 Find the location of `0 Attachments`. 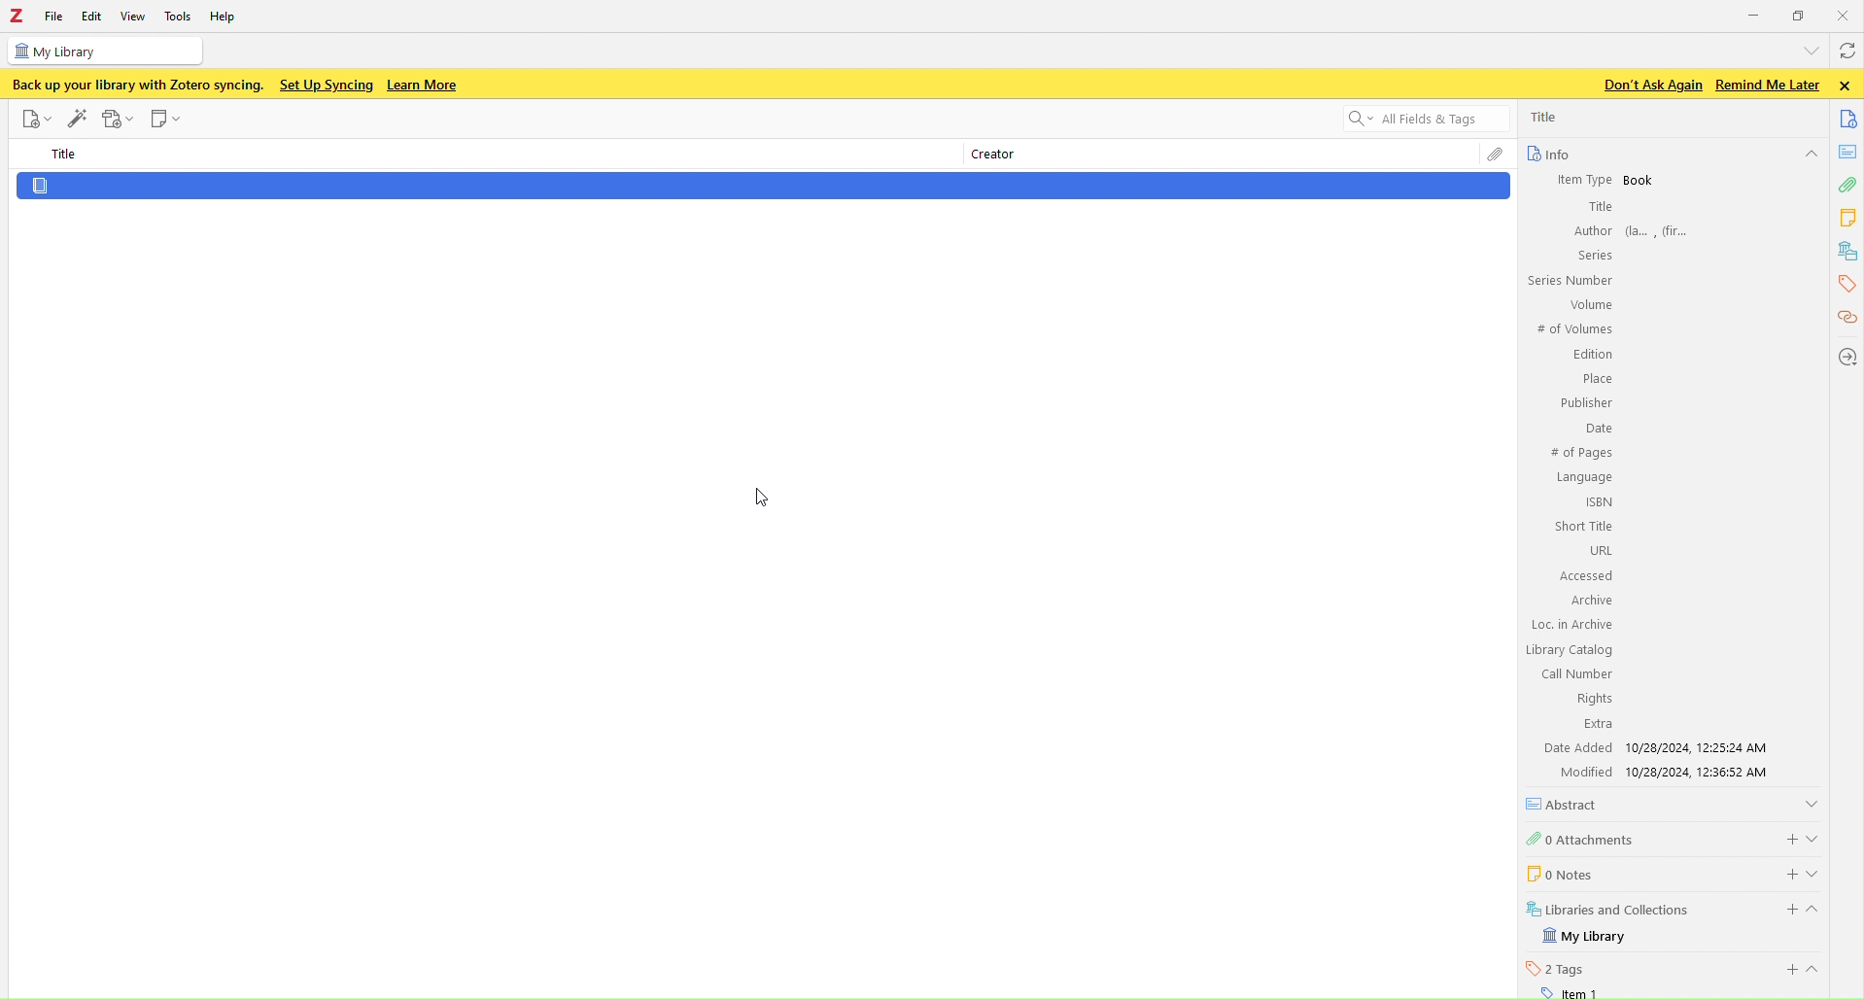

0 Attachments is located at coordinates (1582, 838).